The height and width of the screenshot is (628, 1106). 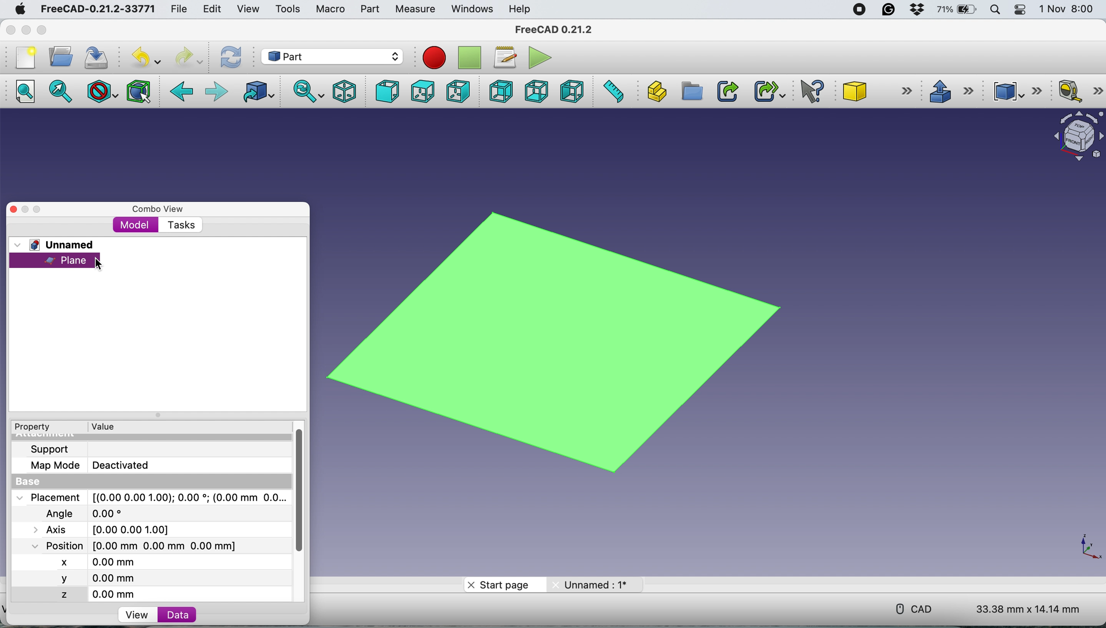 I want to click on cursor, so click(x=101, y=263).